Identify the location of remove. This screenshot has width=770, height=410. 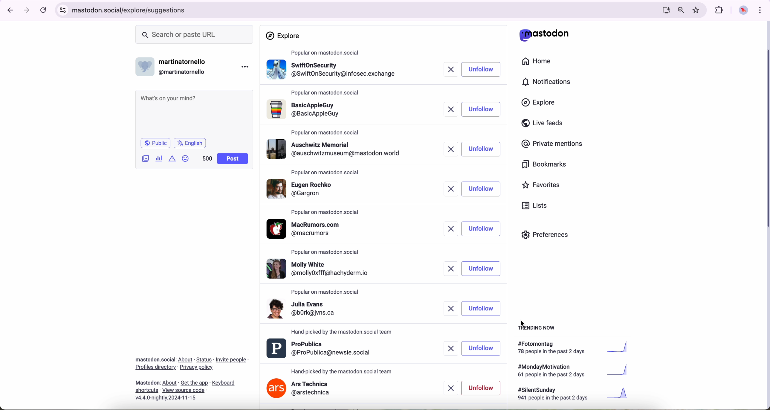
(448, 190).